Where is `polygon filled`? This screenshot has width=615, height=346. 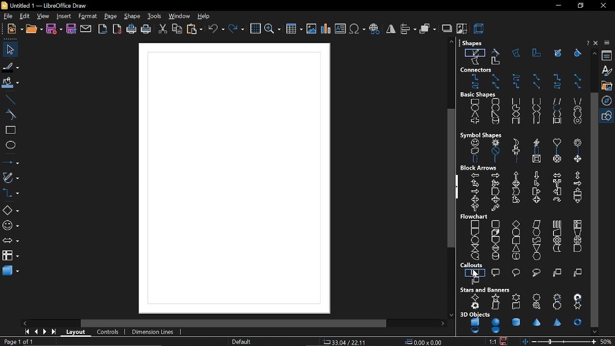
polygon filled is located at coordinates (475, 62).